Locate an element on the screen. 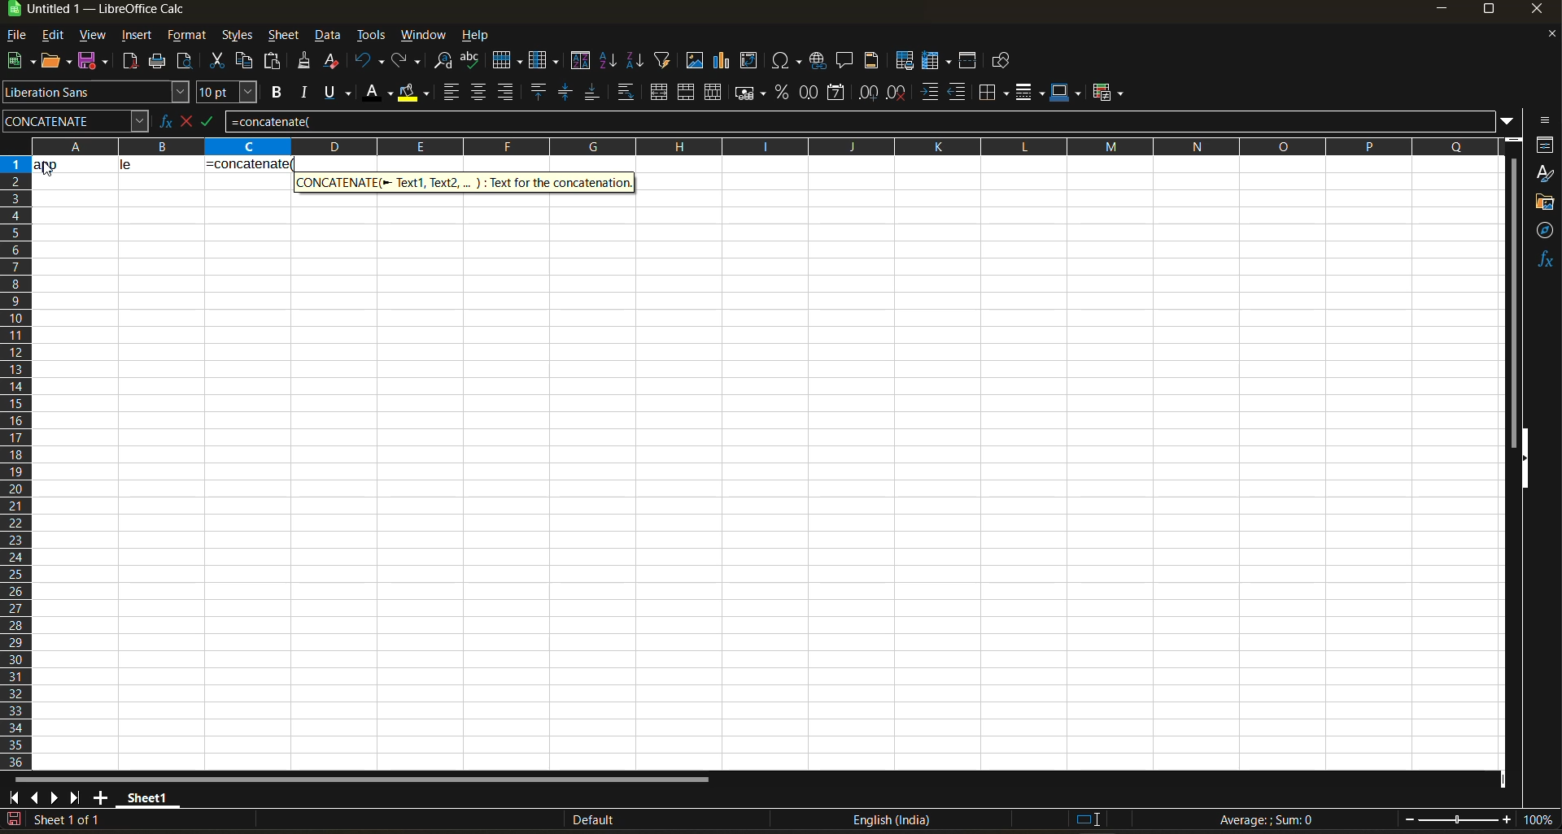  format is located at coordinates (188, 37).